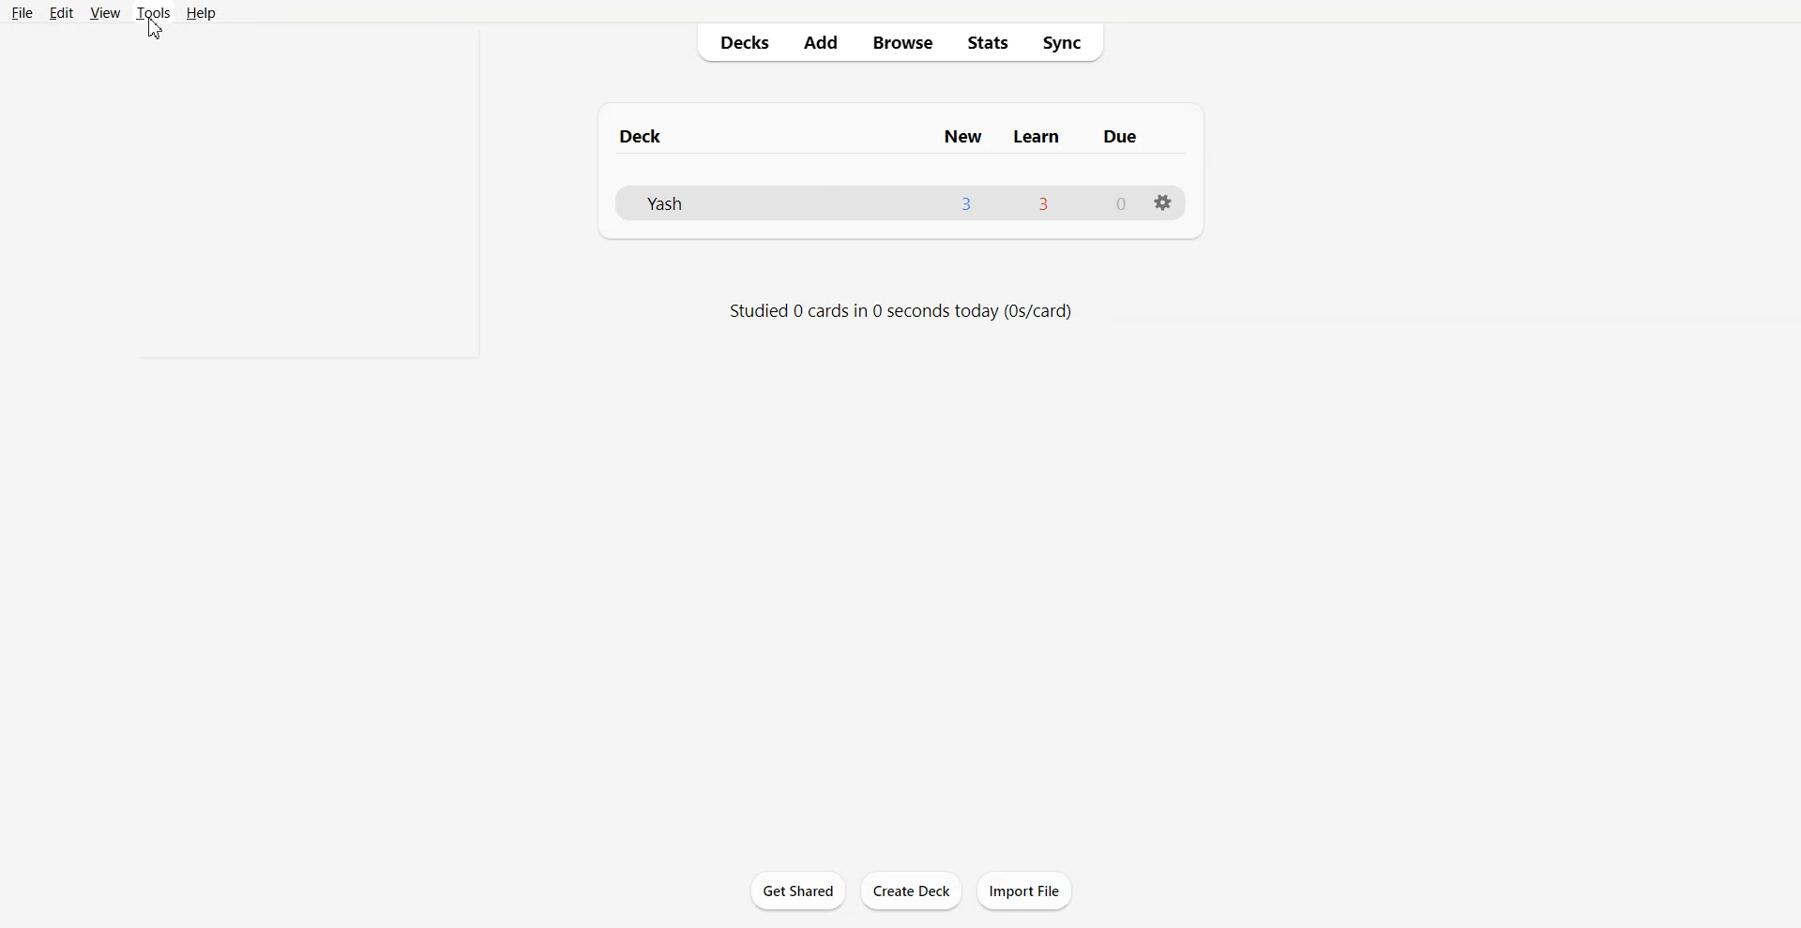  What do you see at coordinates (61, 12) in the screenshot?
I see `Edit` at bounding box center [61, 12].